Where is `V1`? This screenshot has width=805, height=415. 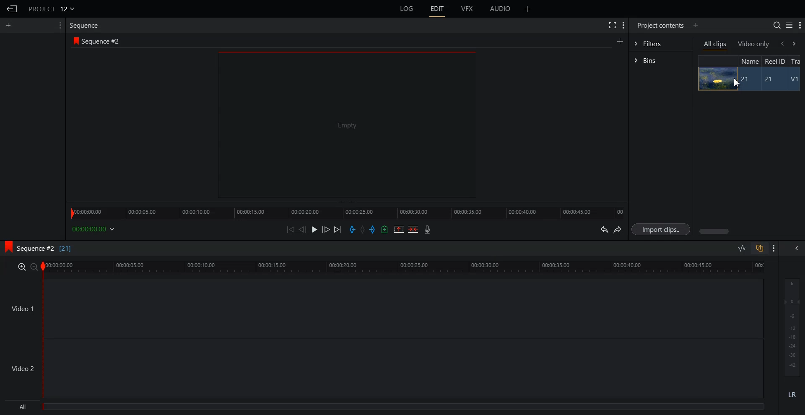
V1 is located at coordinates (795, 80).